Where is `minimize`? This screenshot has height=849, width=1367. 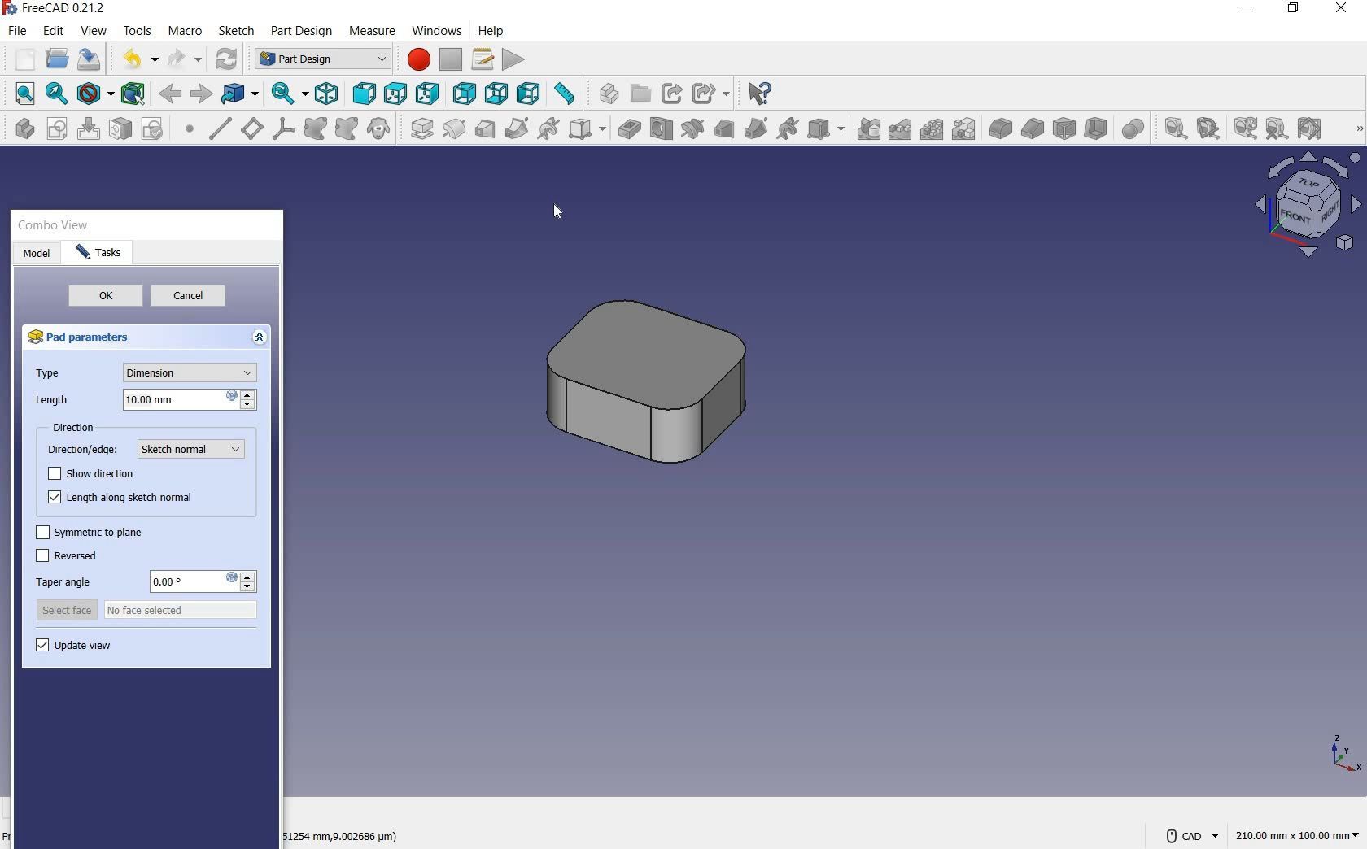 minimize is located at coordinates (1248, 8).